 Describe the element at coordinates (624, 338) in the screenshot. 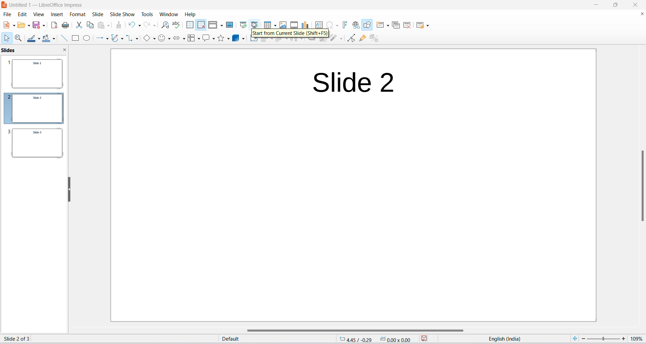

I see `increase zoom` at that location.